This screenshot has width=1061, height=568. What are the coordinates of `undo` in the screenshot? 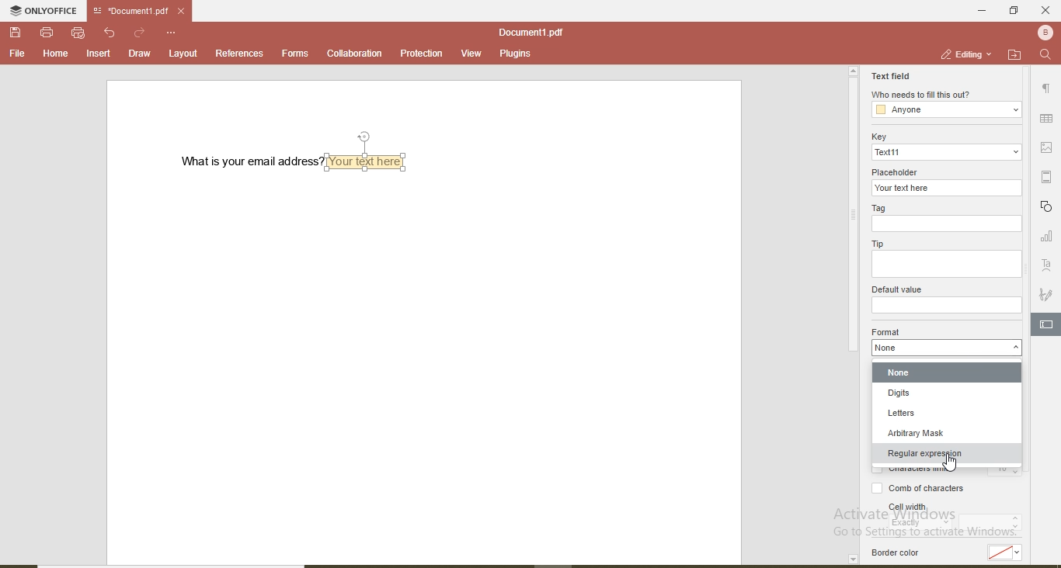 It's located at (112, 33).